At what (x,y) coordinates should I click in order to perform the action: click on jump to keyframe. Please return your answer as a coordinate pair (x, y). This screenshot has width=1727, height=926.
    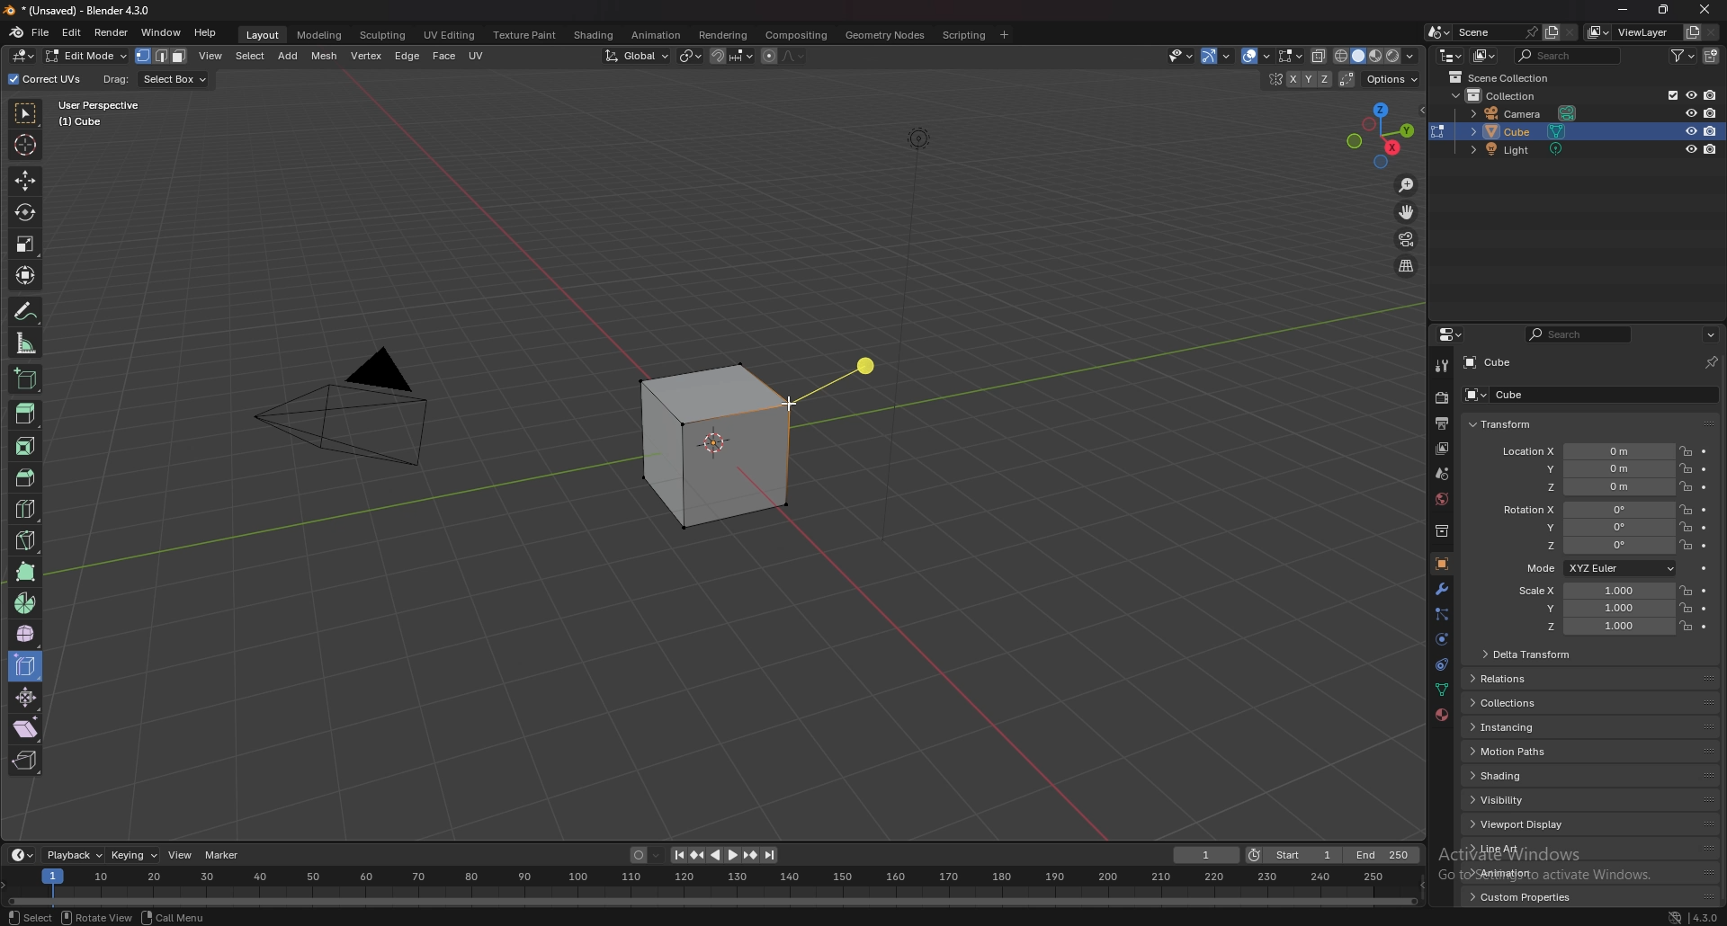
    Looking at the image, I should click on (698, 855).